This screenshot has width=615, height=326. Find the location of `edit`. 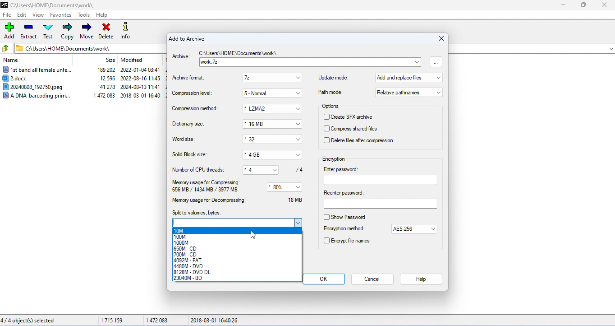

edit is located at coordinates (22, 15).